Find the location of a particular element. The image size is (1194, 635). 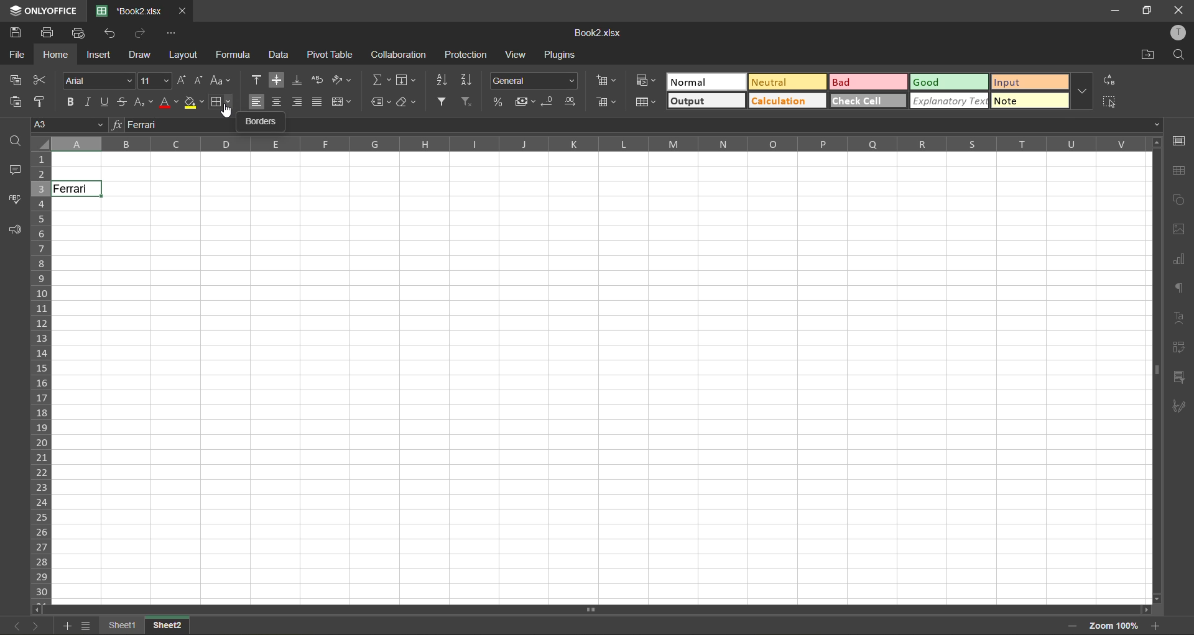

format as table is located at coordinates (646, 103).